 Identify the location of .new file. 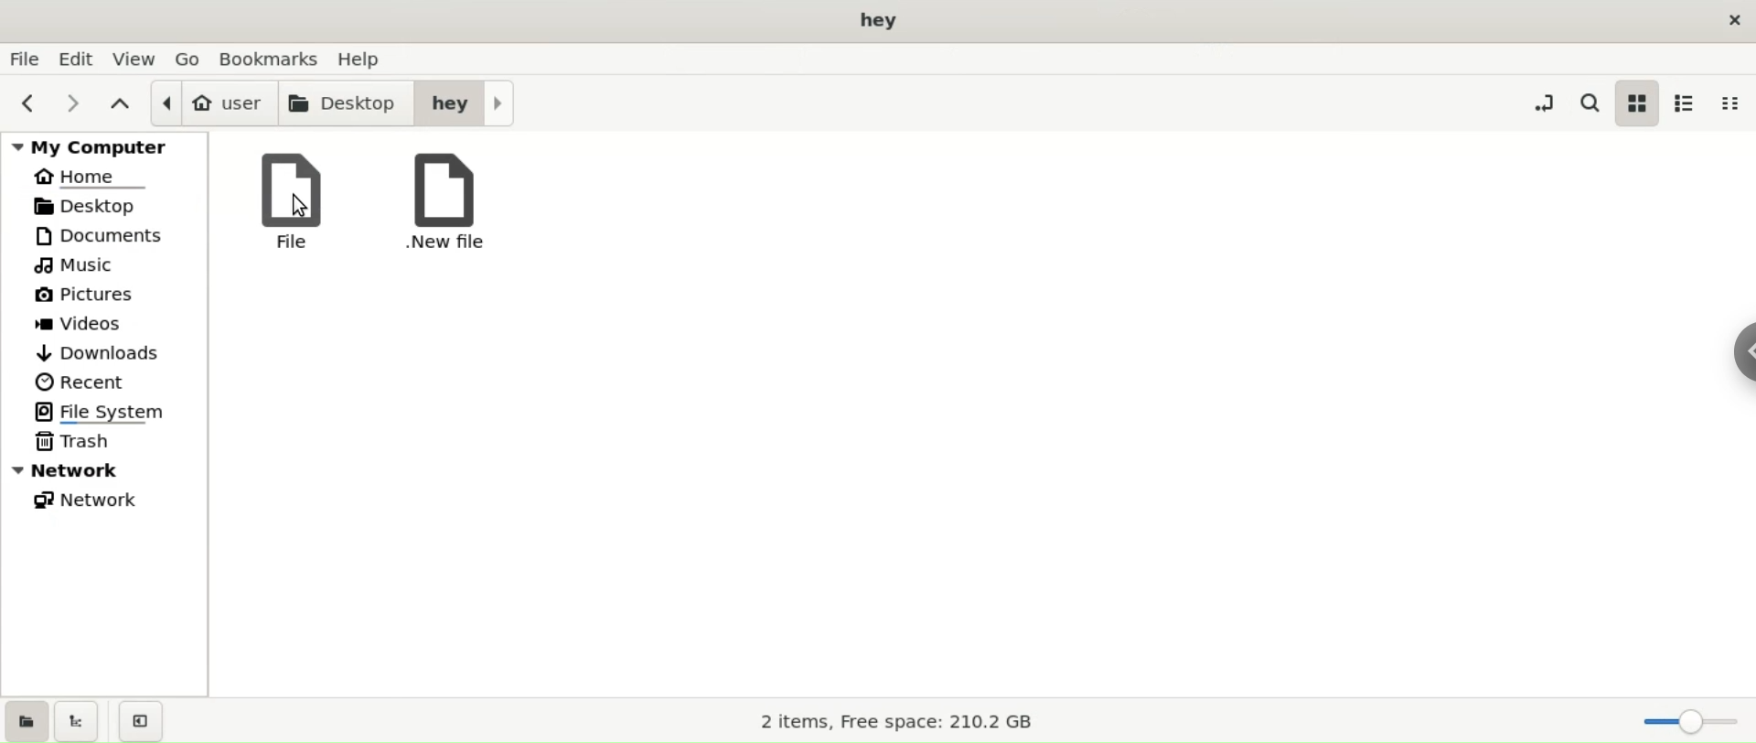
(434, 202).